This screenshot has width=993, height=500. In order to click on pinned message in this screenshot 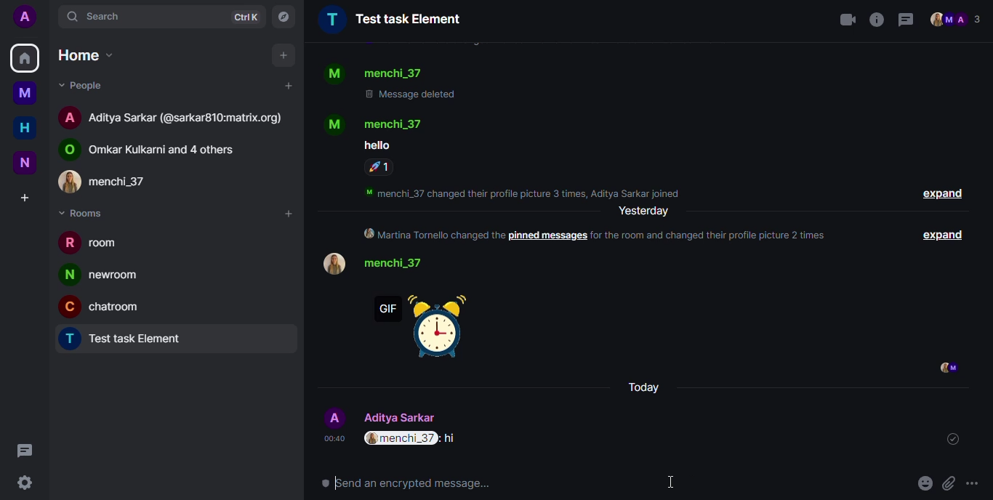, I will do `click(548, 236)`.